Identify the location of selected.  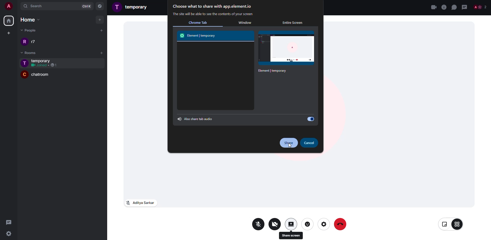
(199, 36).